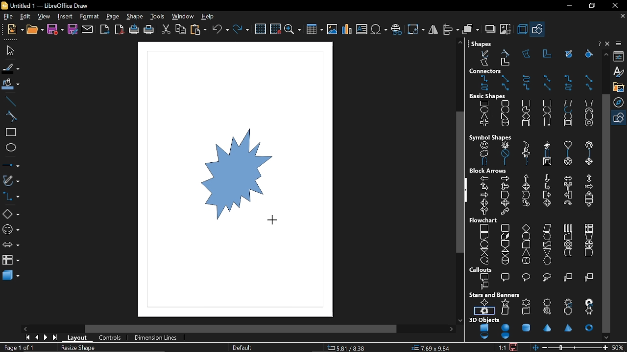 The height and width of the screenshot is (352, 627). What do you see at coordinates (333, 29) in the screenshot?
I see `Insert image` at bounding box center [333, 29].